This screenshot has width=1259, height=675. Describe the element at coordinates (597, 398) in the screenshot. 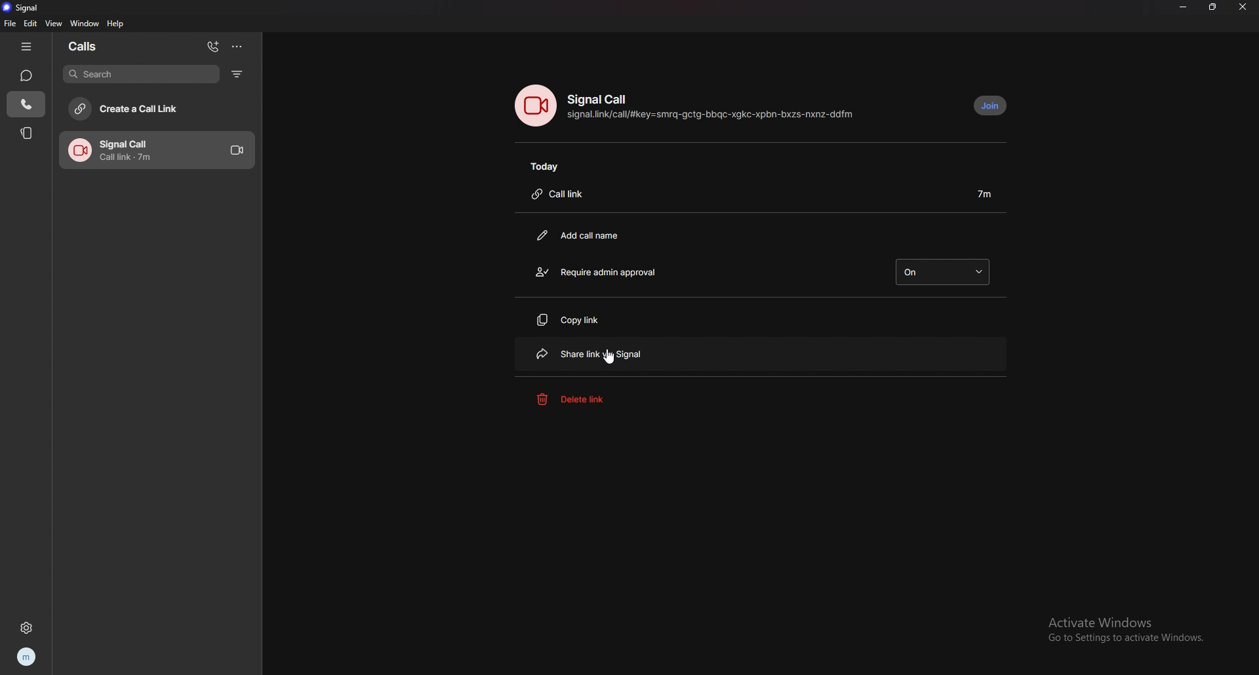

I see `delete link` at that location.